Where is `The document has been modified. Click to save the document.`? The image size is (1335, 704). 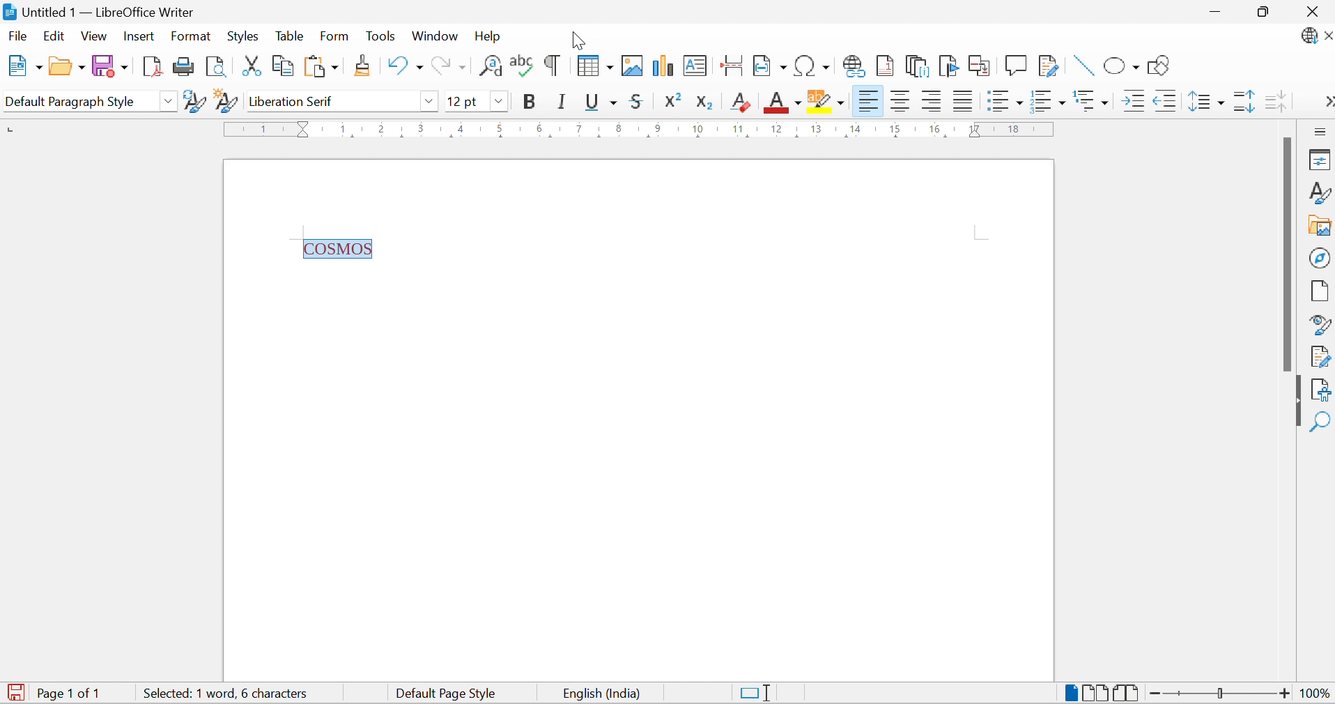
The document has been modified. Click to save the document. is located at coordinates (15, 692).